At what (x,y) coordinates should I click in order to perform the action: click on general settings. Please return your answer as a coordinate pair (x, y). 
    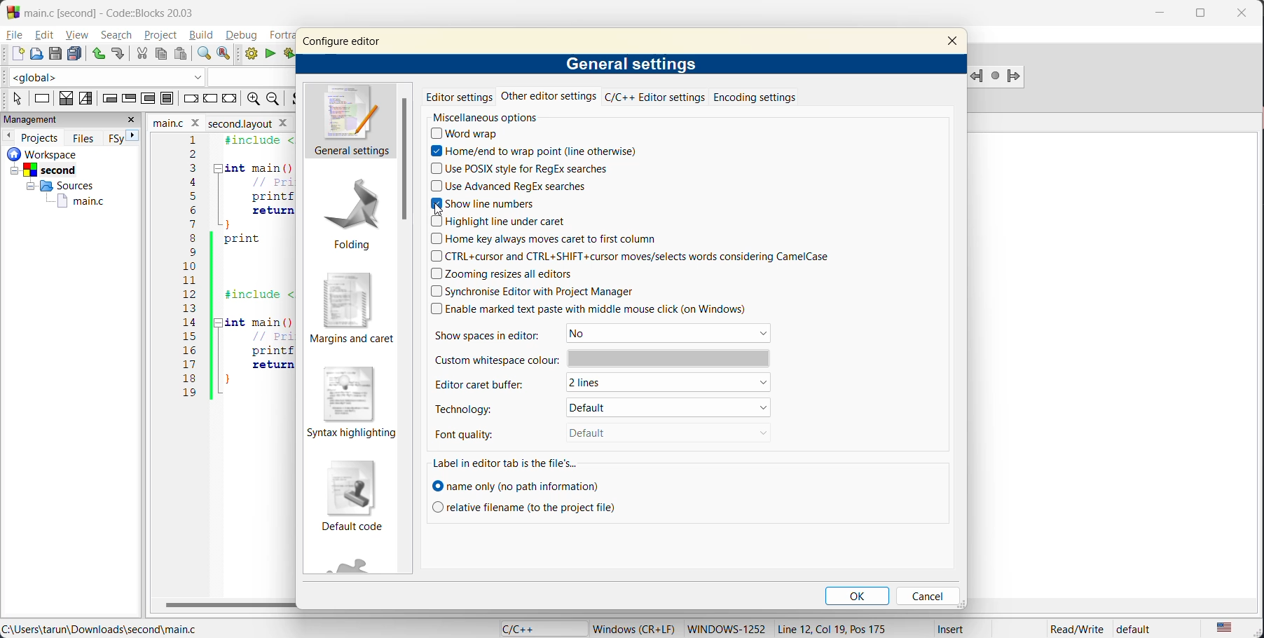
    Looking at the image, I should click on (633, 63).